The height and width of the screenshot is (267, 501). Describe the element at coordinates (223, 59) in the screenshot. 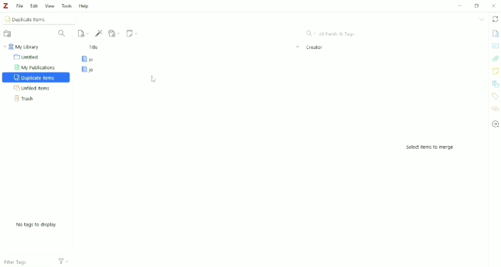

I see `jo` at that location.